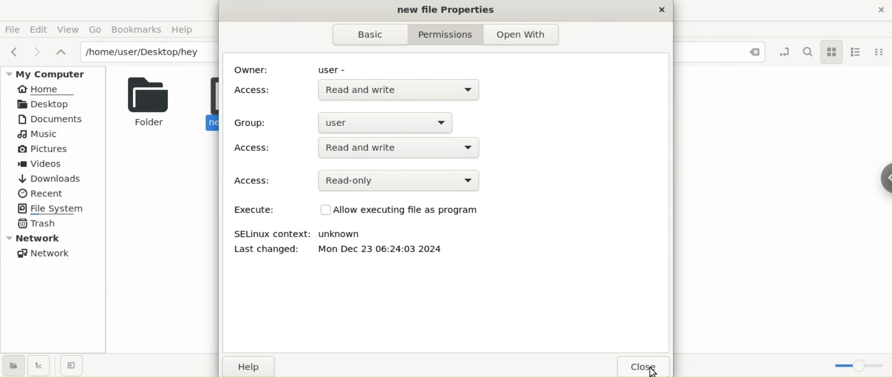 This screenshot has width=892, height=377. What do you see at coordinates (35, 51) in the screenshot?
I see `next` at bounding box center [35, 51].